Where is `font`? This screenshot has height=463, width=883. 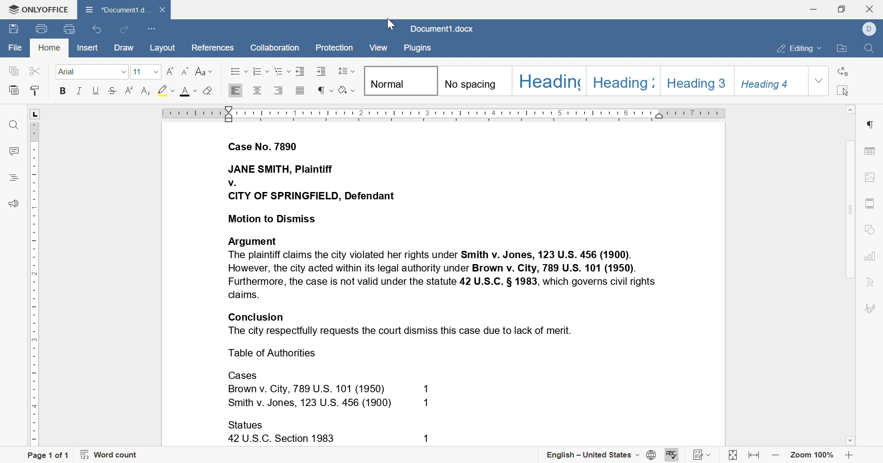 font is located at coordinates (92, 72).